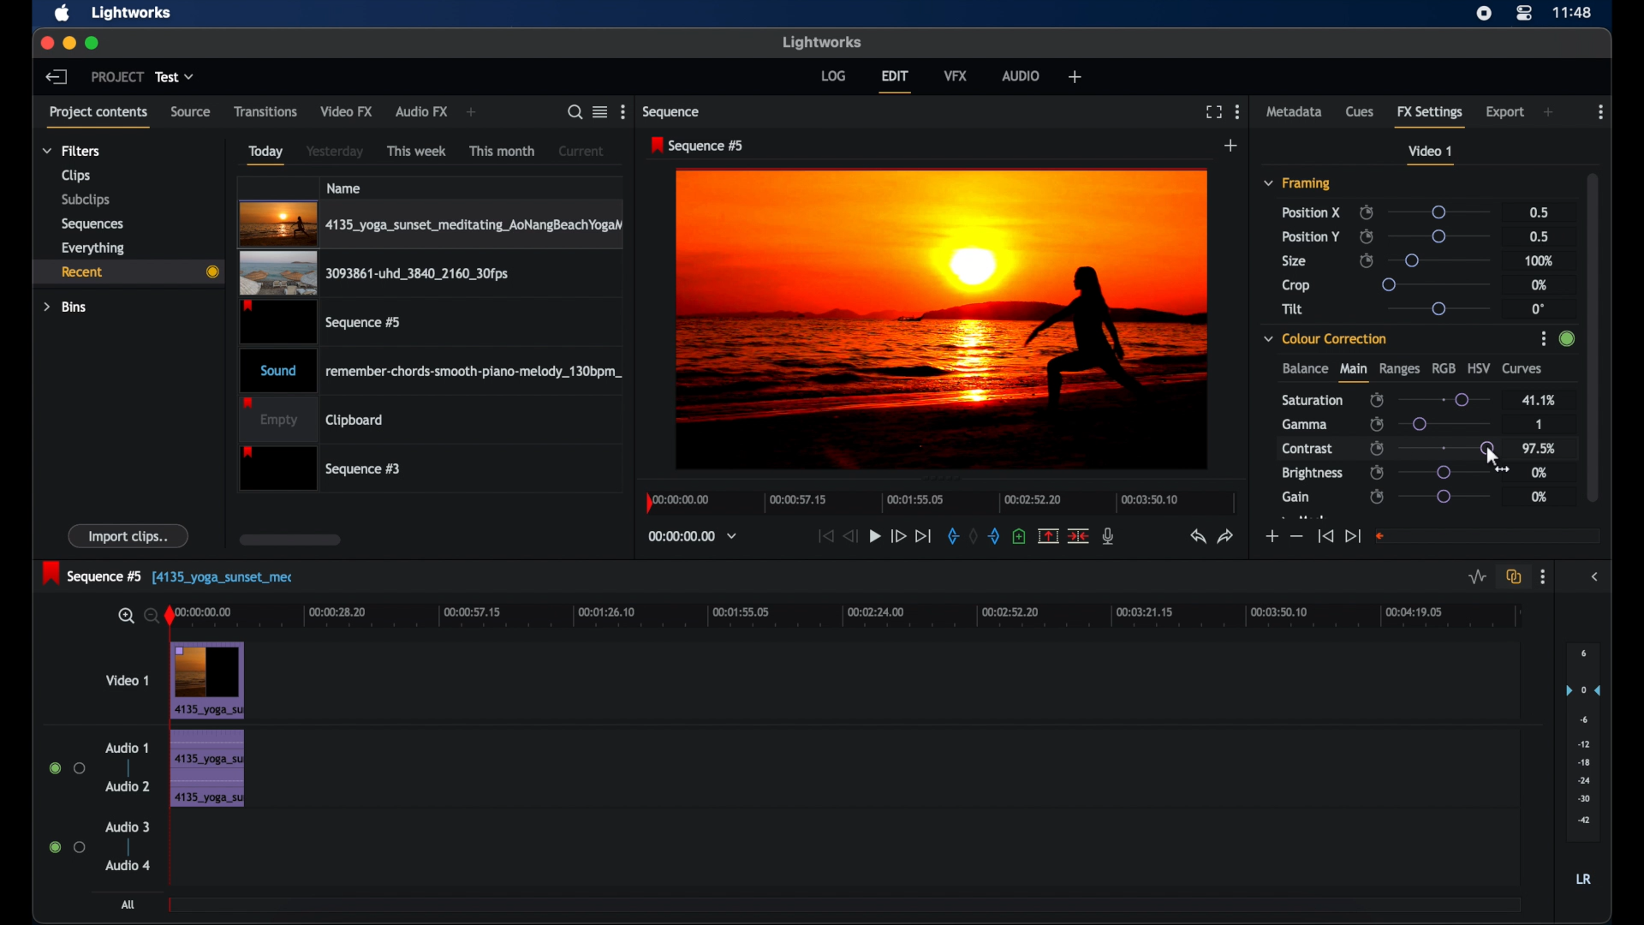 This screenshot has height=925, width=1644. What do you see at coordinates (857, 618) in the screenshot?
I see `timeline scale` at bounding box center [857, 618].